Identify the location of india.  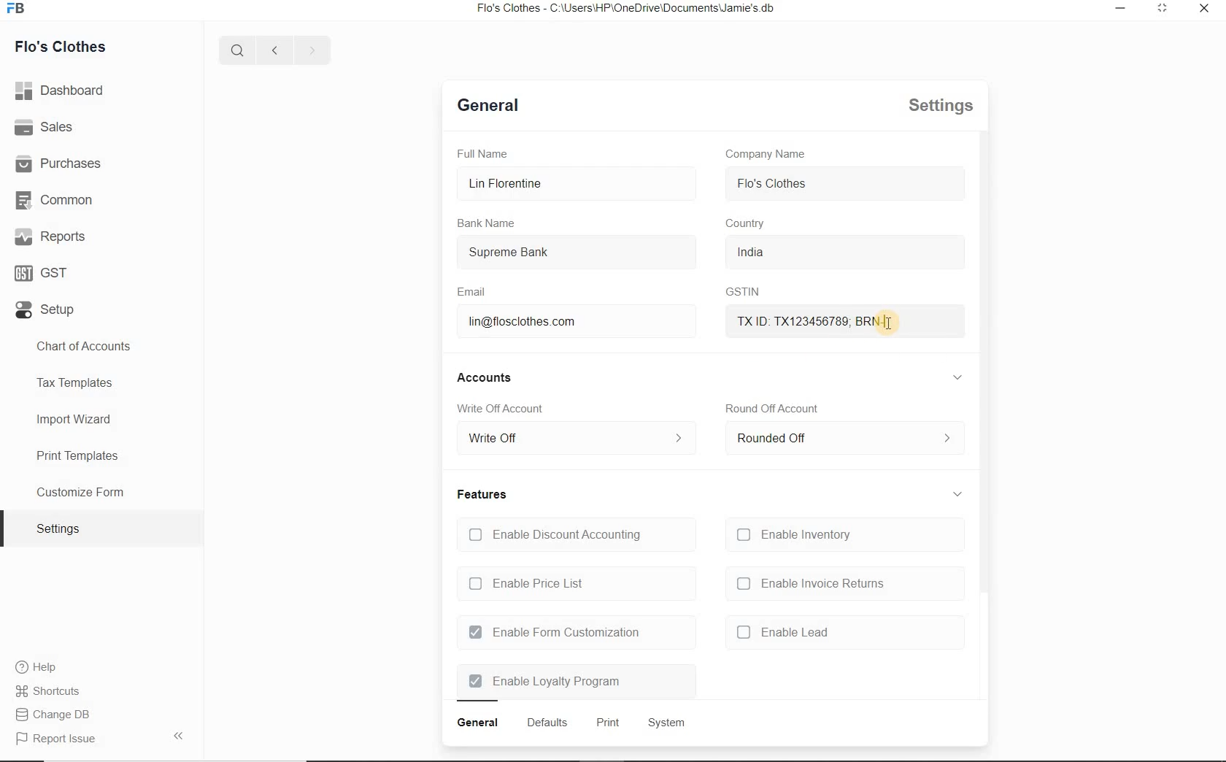
(770, 252).